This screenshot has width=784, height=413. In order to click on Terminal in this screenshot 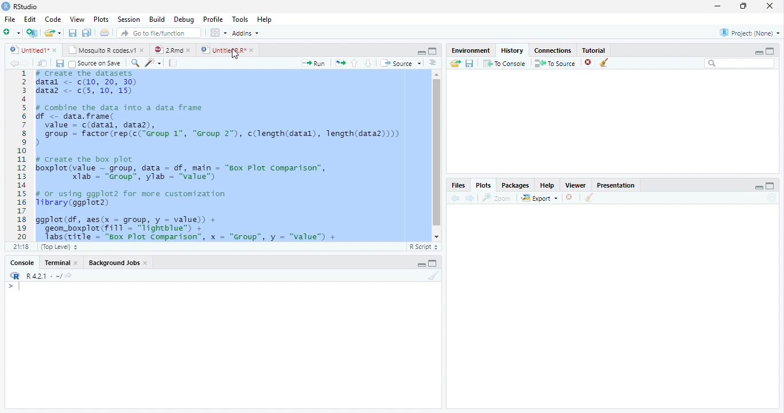, I will do `click(55, 263)`.